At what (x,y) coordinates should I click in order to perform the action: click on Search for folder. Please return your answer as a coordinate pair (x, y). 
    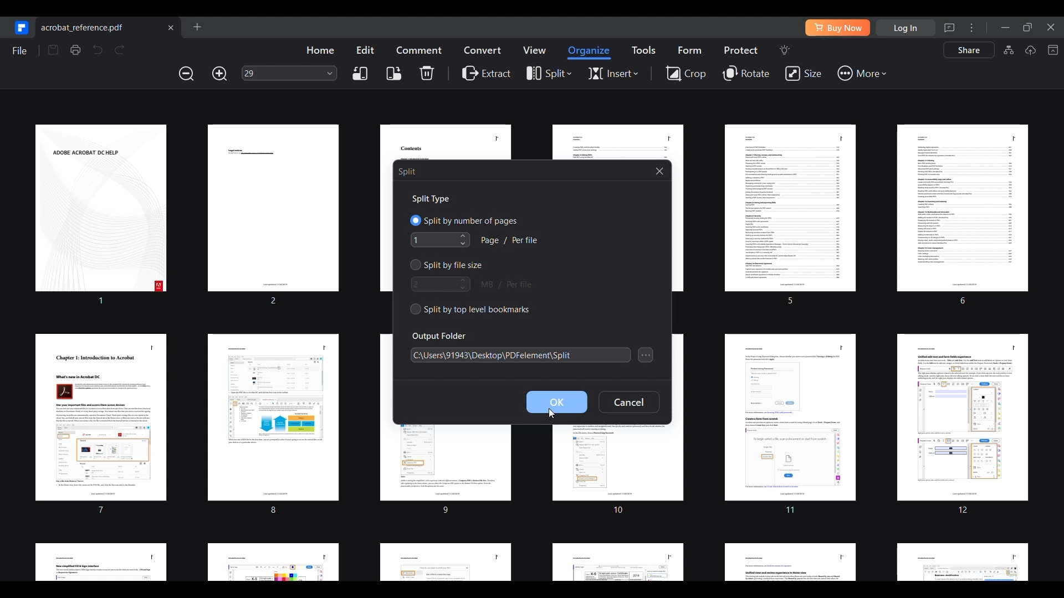
    Looking at the image, I should click on (646, 355).